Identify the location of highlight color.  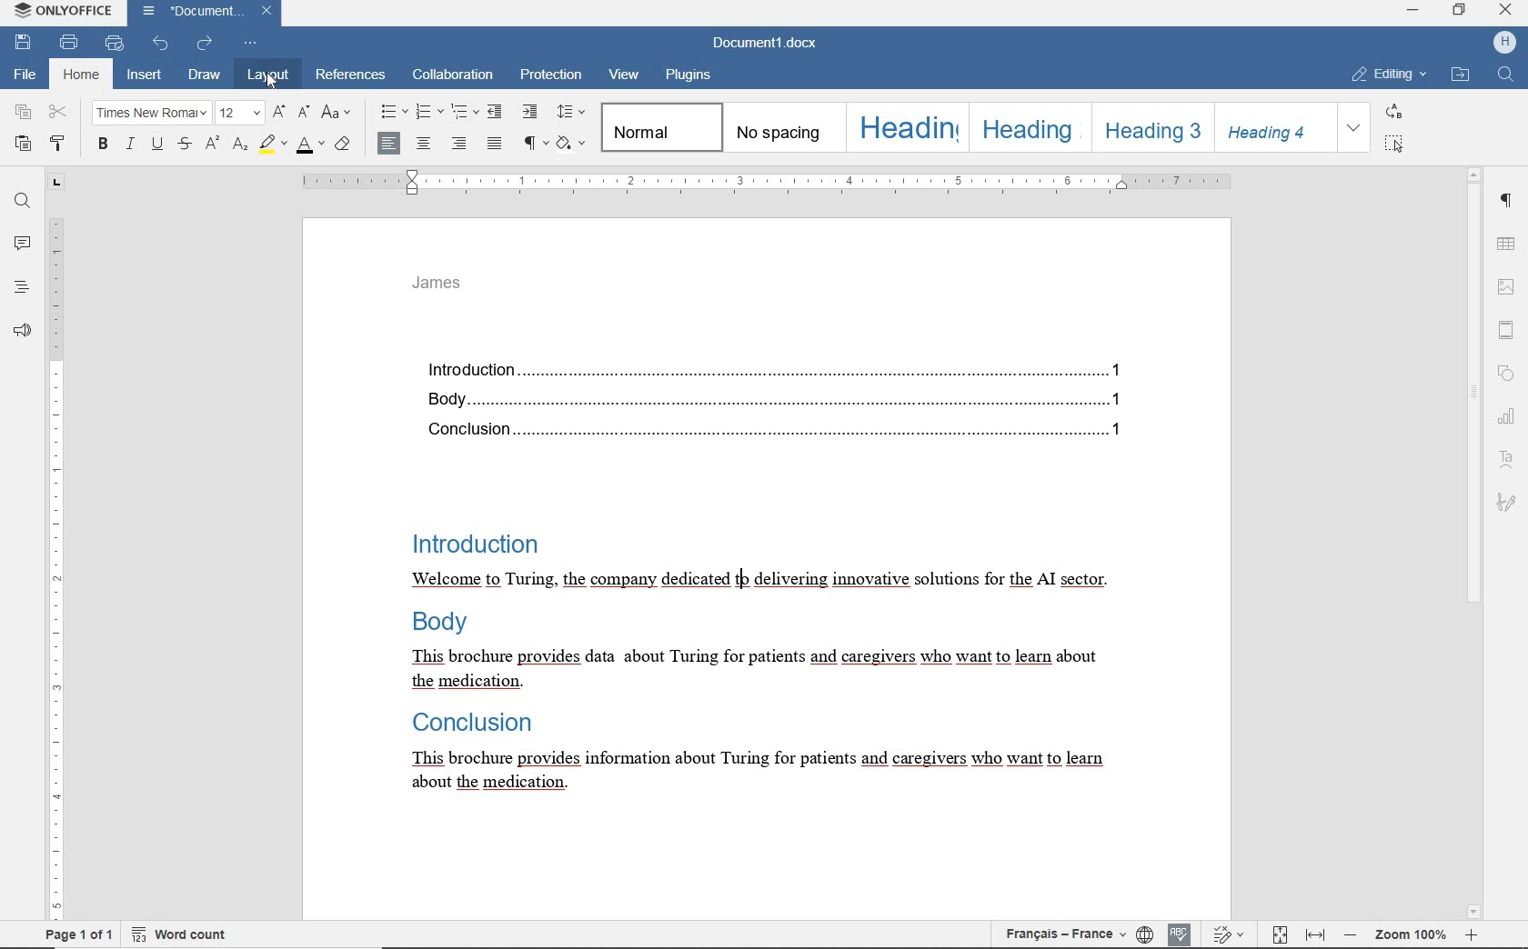
(274, 145).